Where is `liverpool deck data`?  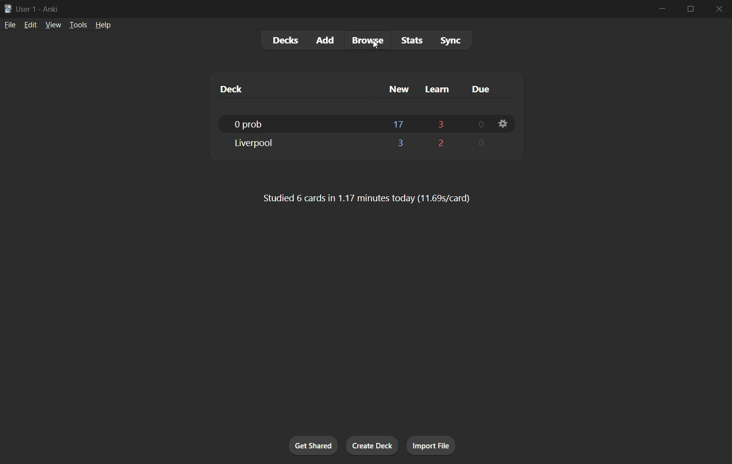
liverpool deck data is located at coordinates (299, 143).